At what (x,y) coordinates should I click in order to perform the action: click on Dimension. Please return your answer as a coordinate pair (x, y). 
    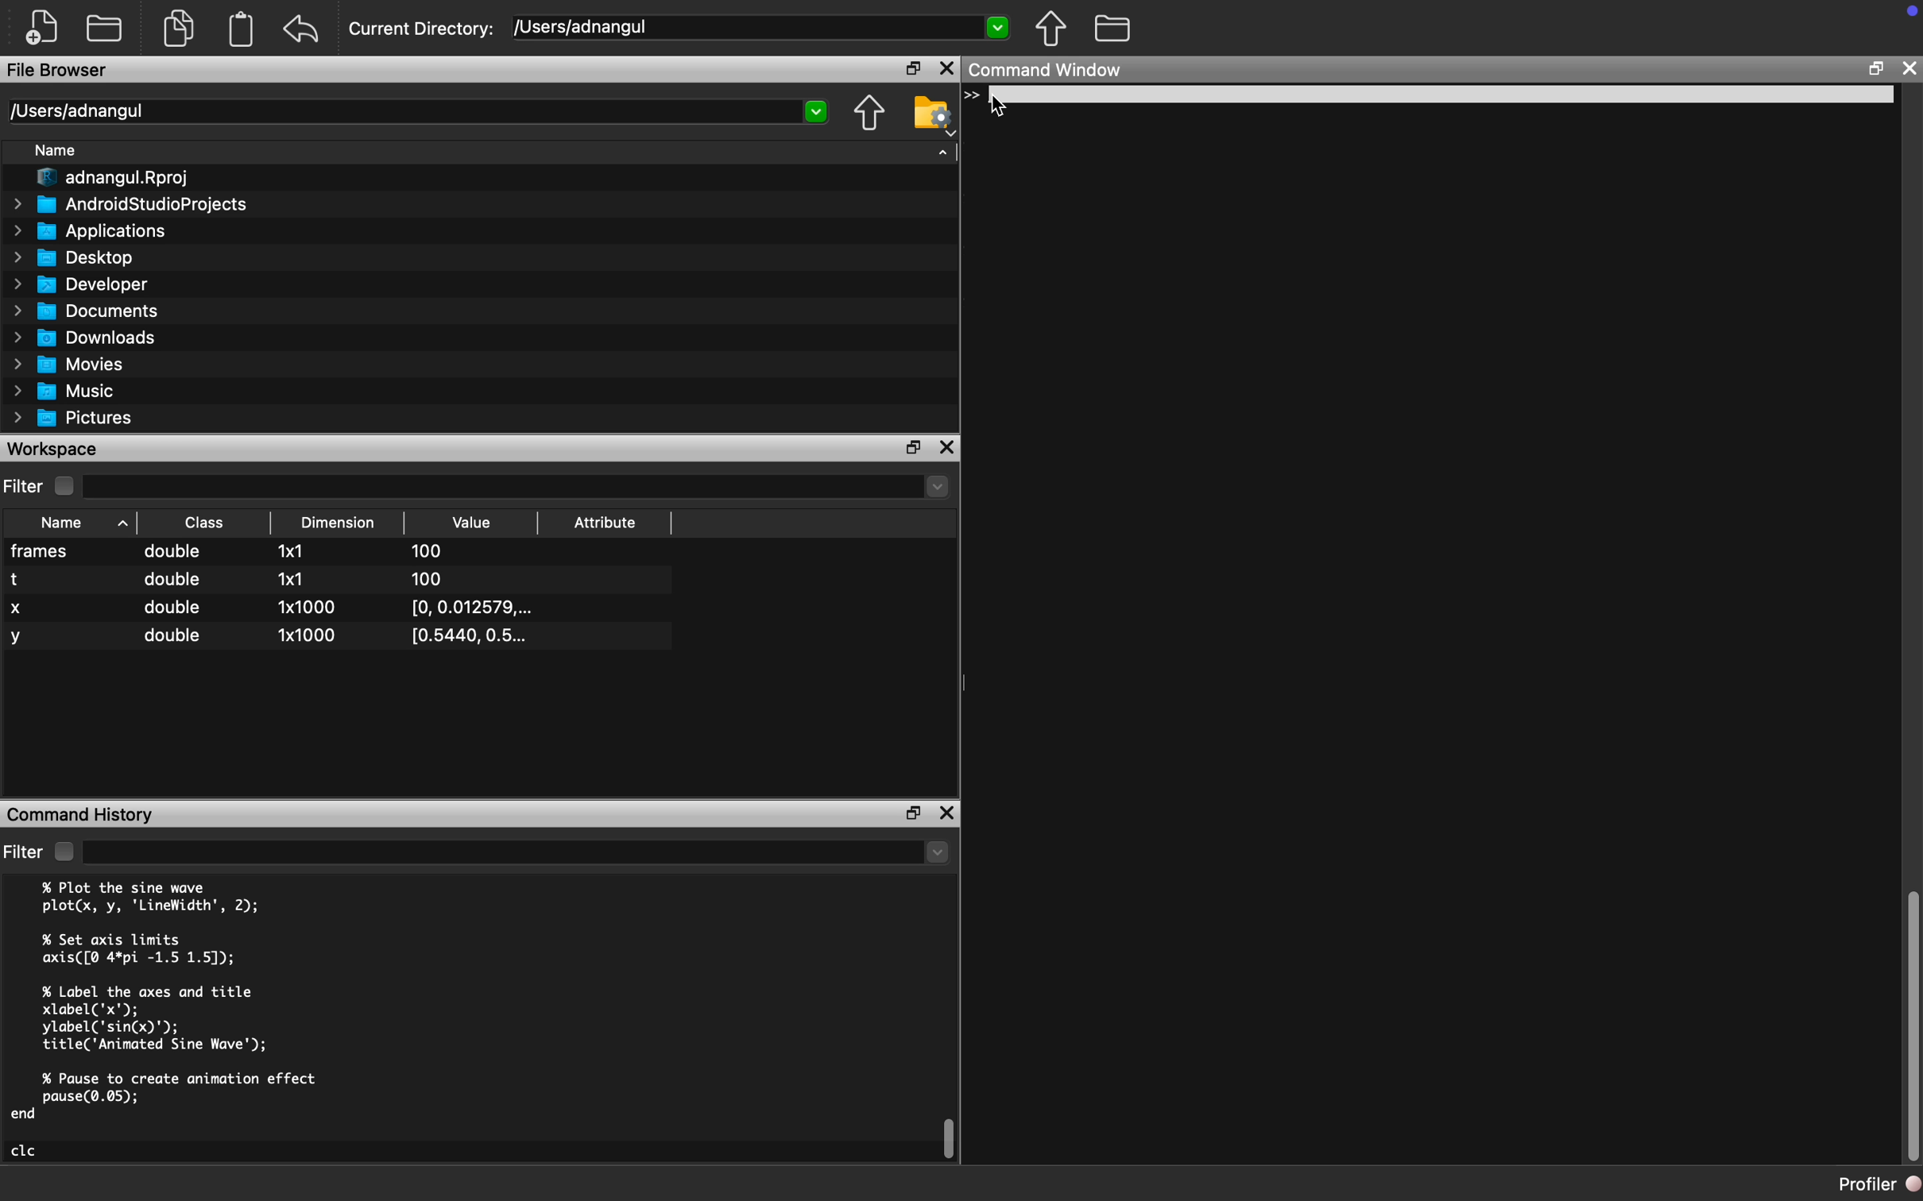
    Looking at the image, I should click on (338, 522).